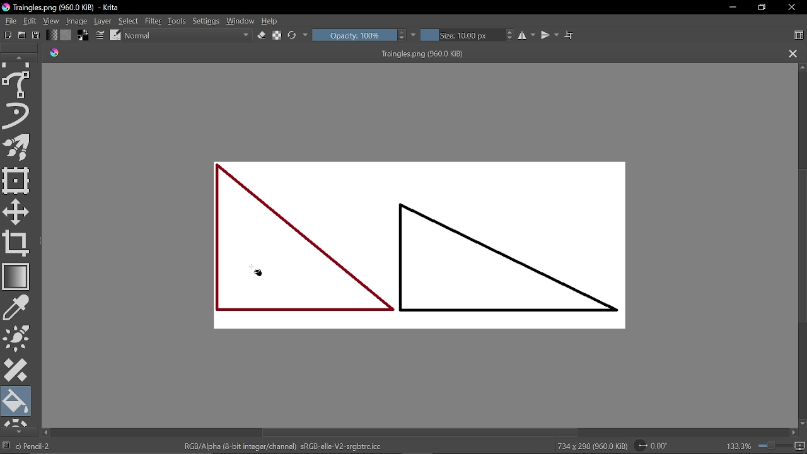 Image resolution: width=807 pixels, height=454 pixels. What do you see at coordinates (262, 36) in the screenshot?
I see `Eraser` at bounding box center [262, 36].